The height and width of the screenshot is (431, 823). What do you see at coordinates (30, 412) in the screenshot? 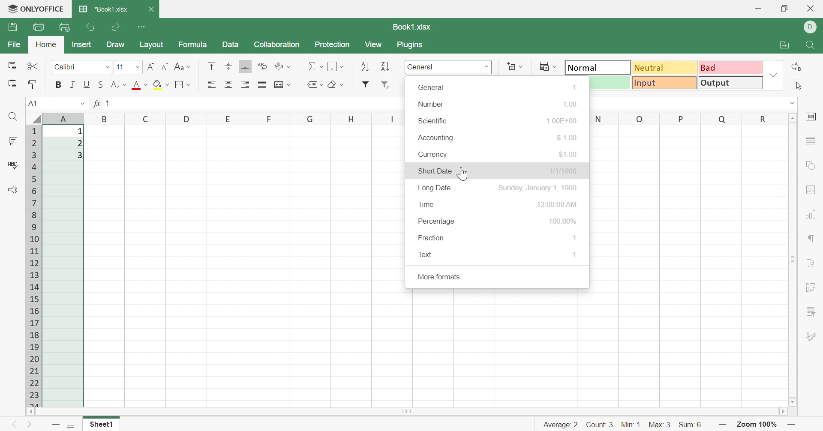
I see `Scroll left` at bounding box center [30, 412].